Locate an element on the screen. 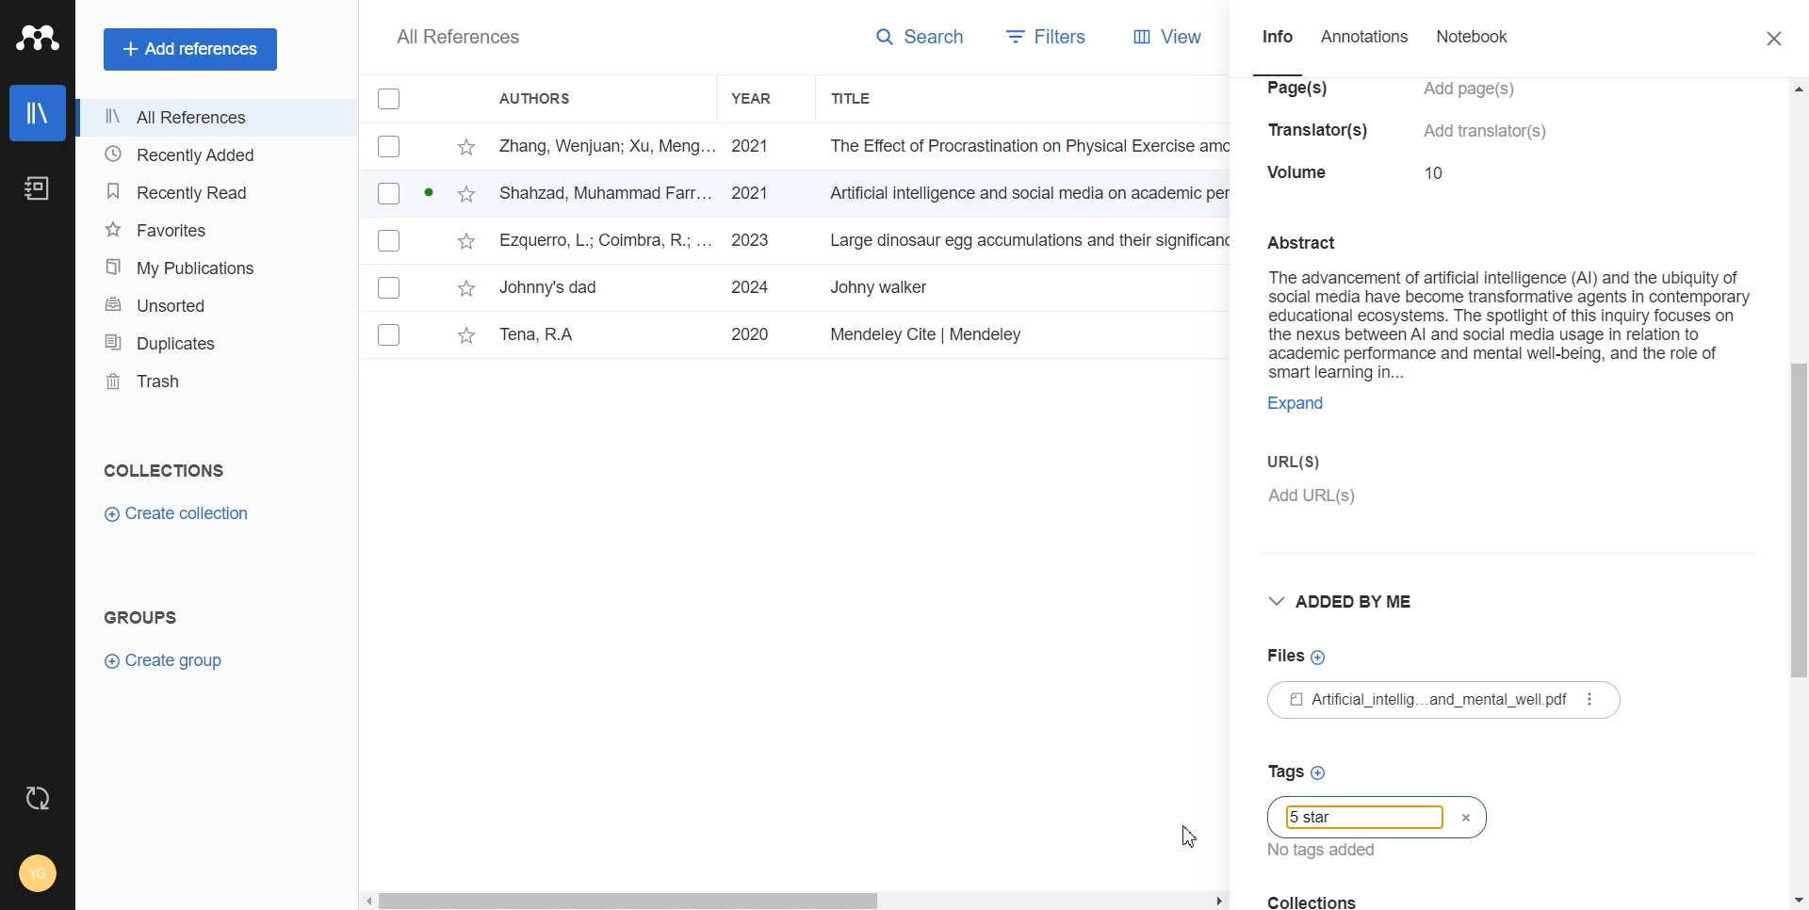 The height and width of the screenshot is (910, 1809). Notebook is located at coordinates (37, 188).